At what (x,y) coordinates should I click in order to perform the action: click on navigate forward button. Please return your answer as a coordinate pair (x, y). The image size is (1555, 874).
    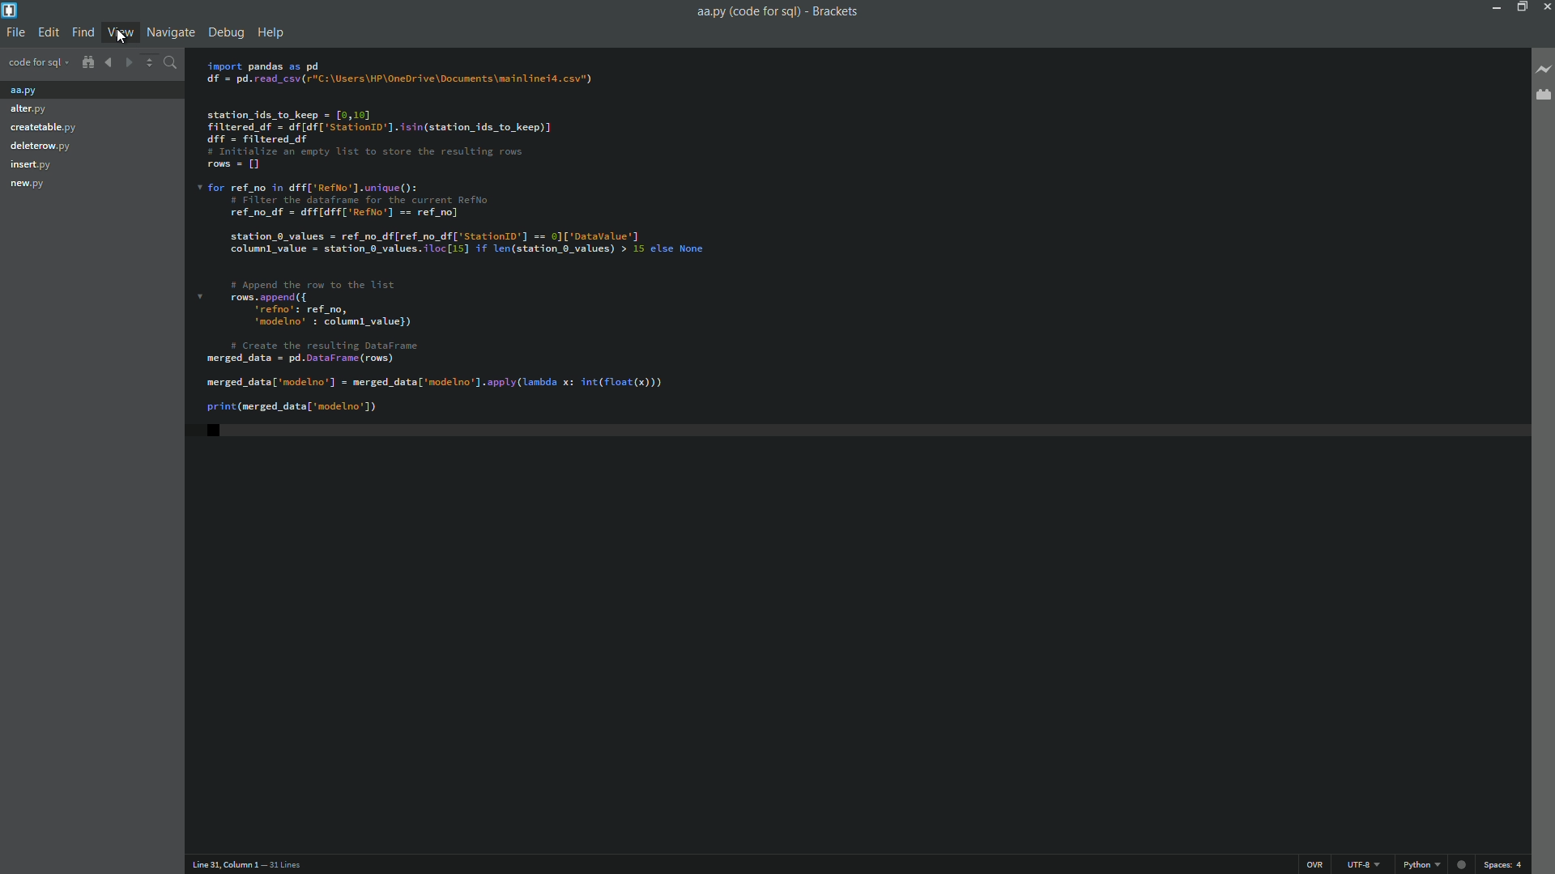
    Looking at the image, I should click on (129, 62).